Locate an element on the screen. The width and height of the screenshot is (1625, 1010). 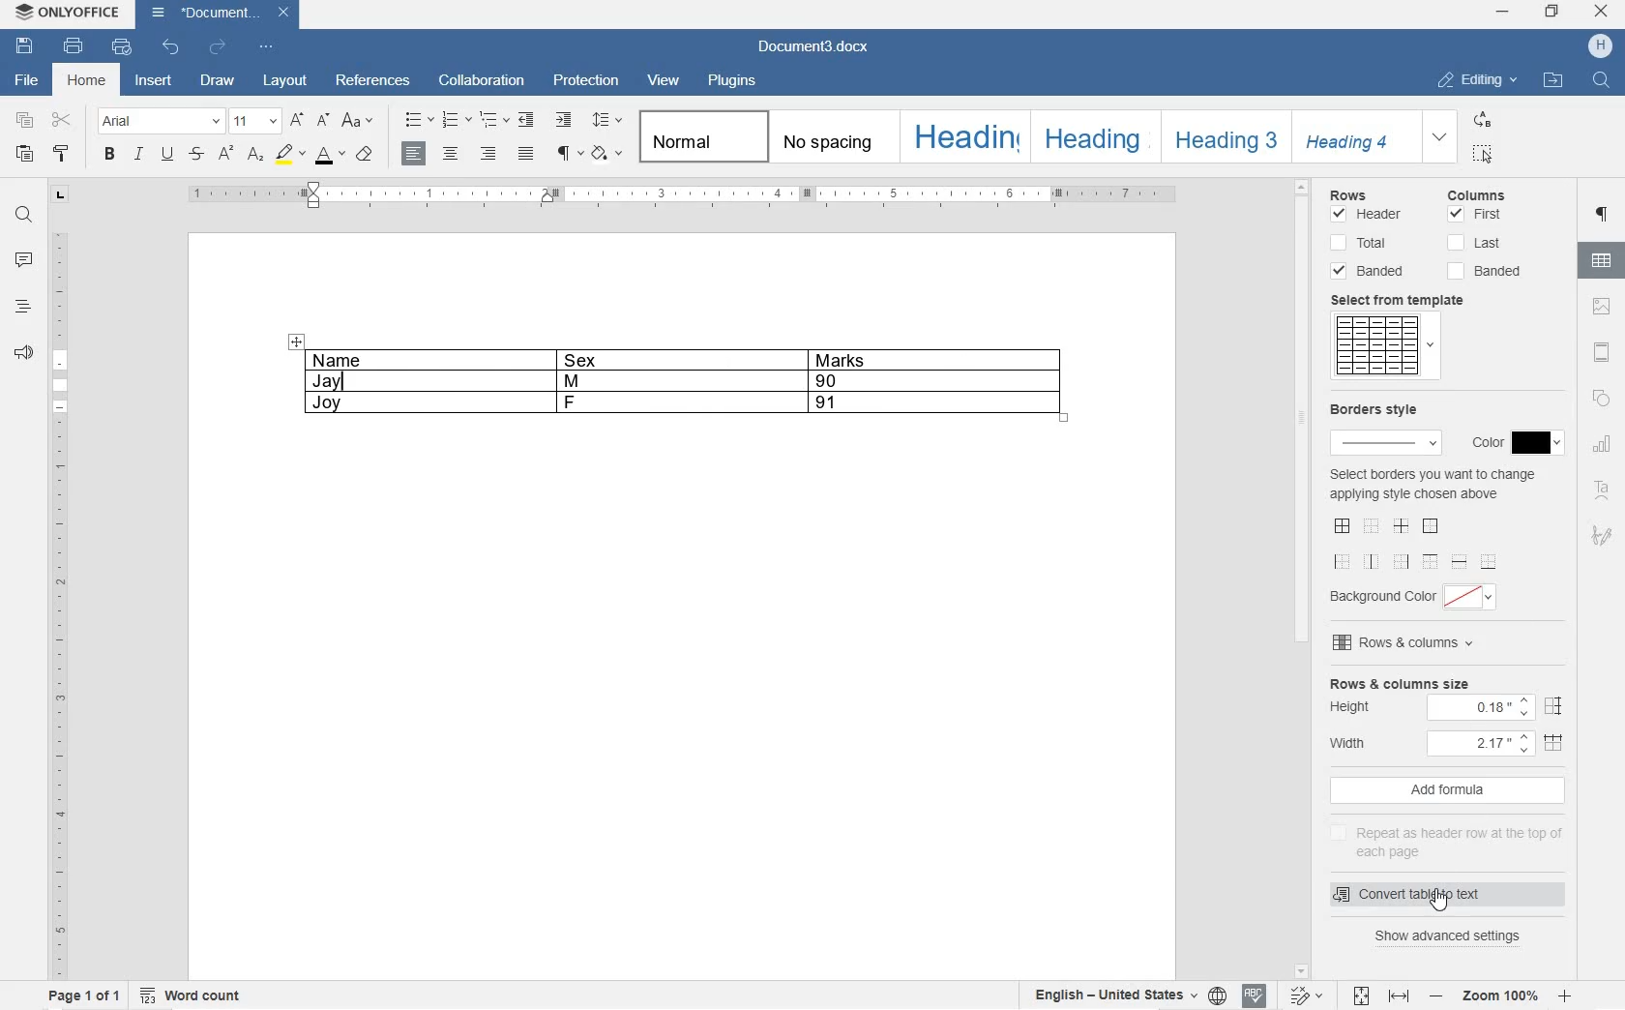
NONPRINTING CHARACTERS is located at coordinates (569, 156).